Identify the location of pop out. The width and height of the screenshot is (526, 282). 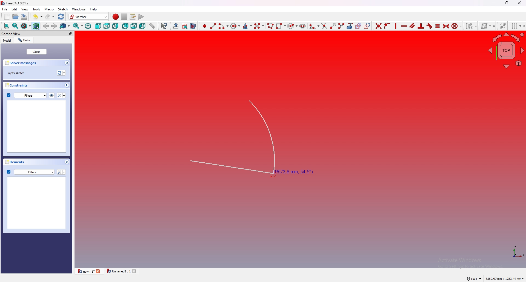
(70, 34).